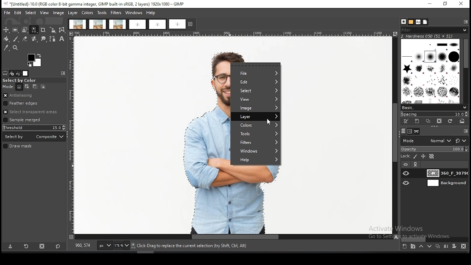  I want to click on move layer one step up, so click(421, 246).